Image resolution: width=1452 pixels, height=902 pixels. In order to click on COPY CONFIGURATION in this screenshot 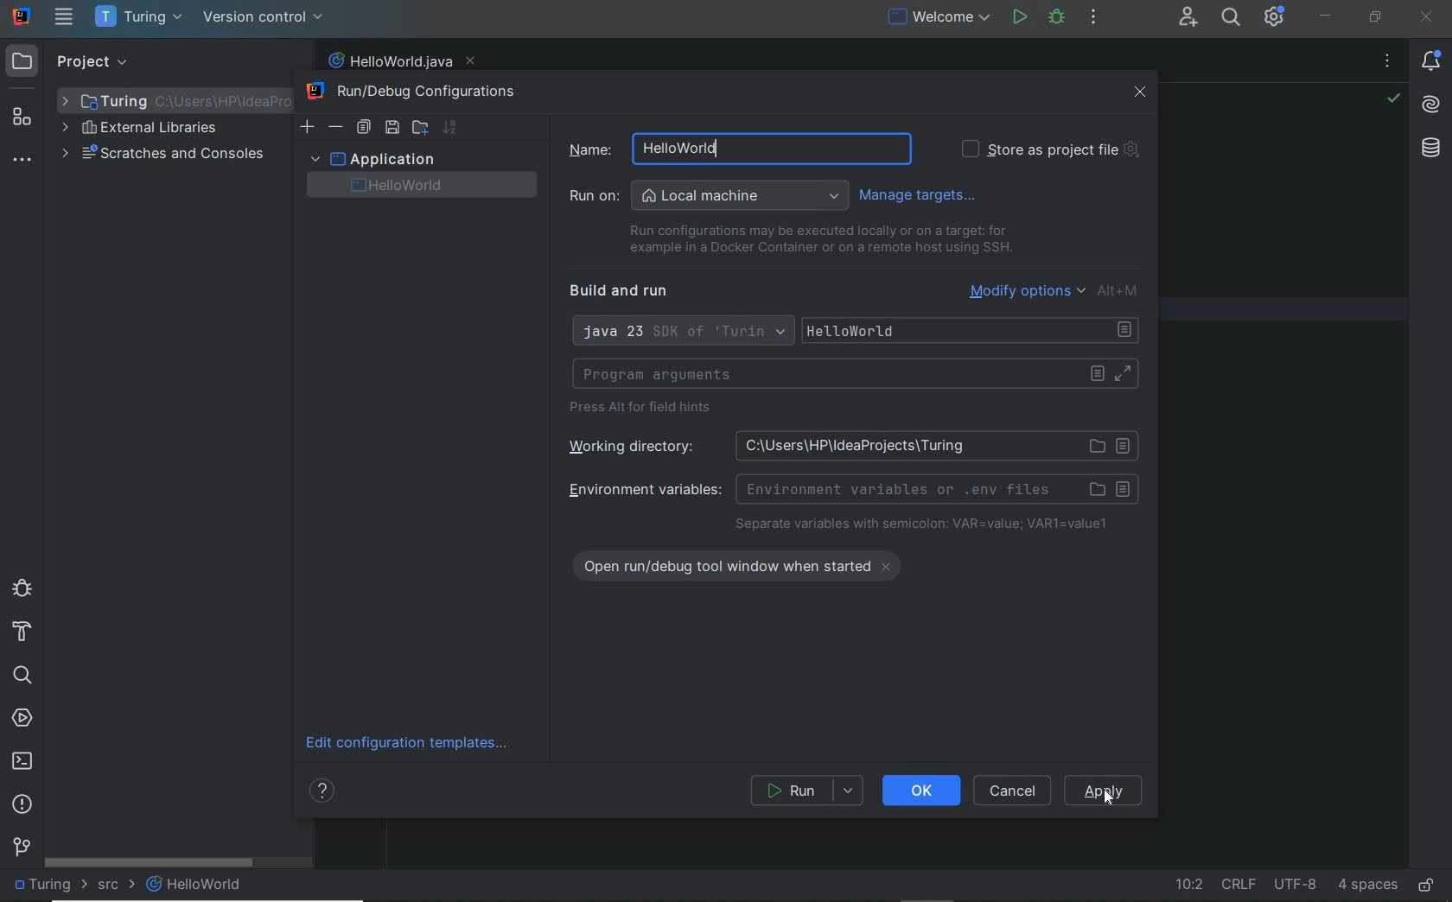, I will do `click(363, 128)`.